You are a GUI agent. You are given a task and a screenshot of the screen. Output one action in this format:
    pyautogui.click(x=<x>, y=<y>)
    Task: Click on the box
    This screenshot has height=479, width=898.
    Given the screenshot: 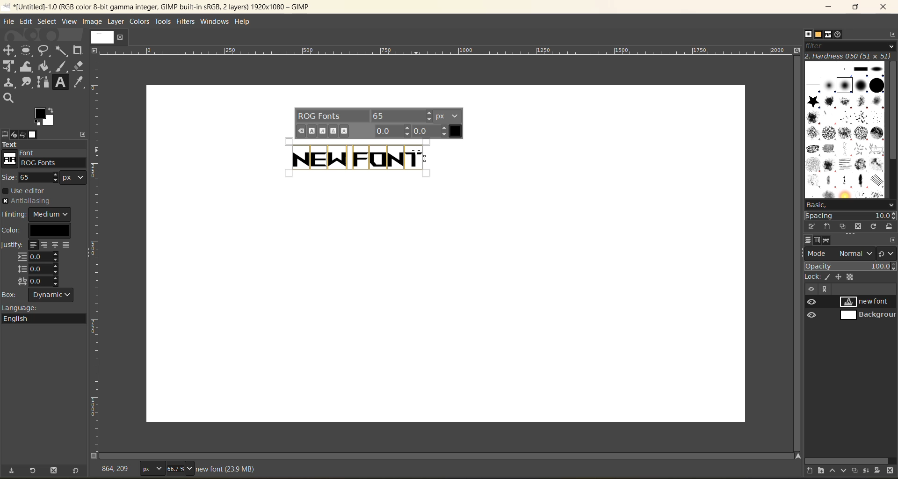 What is the action you would take?
    pyautogui.click(x=44, y=294)
    